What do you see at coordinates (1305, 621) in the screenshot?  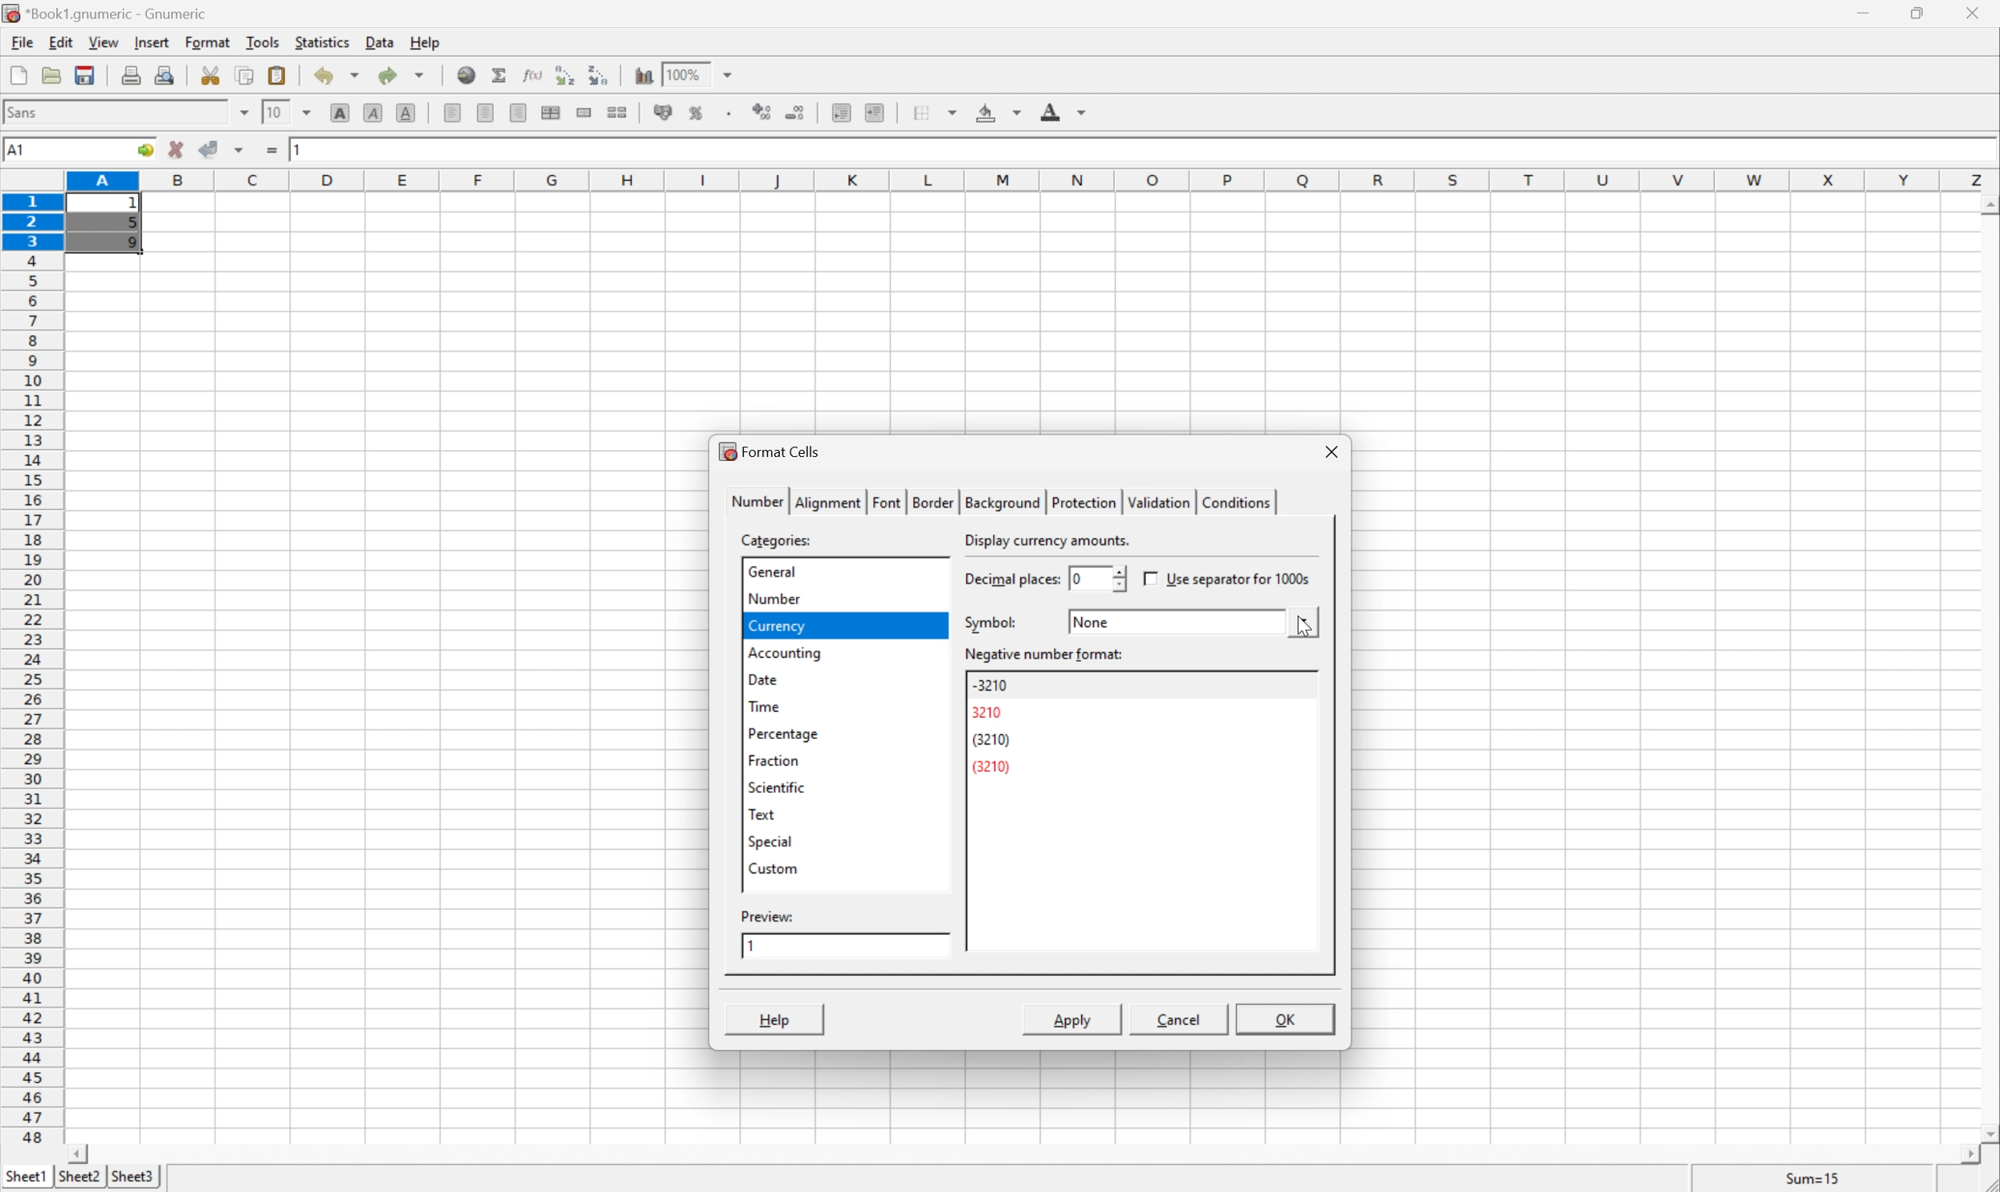 I see `drop down` at bounding box center [1305, 621].